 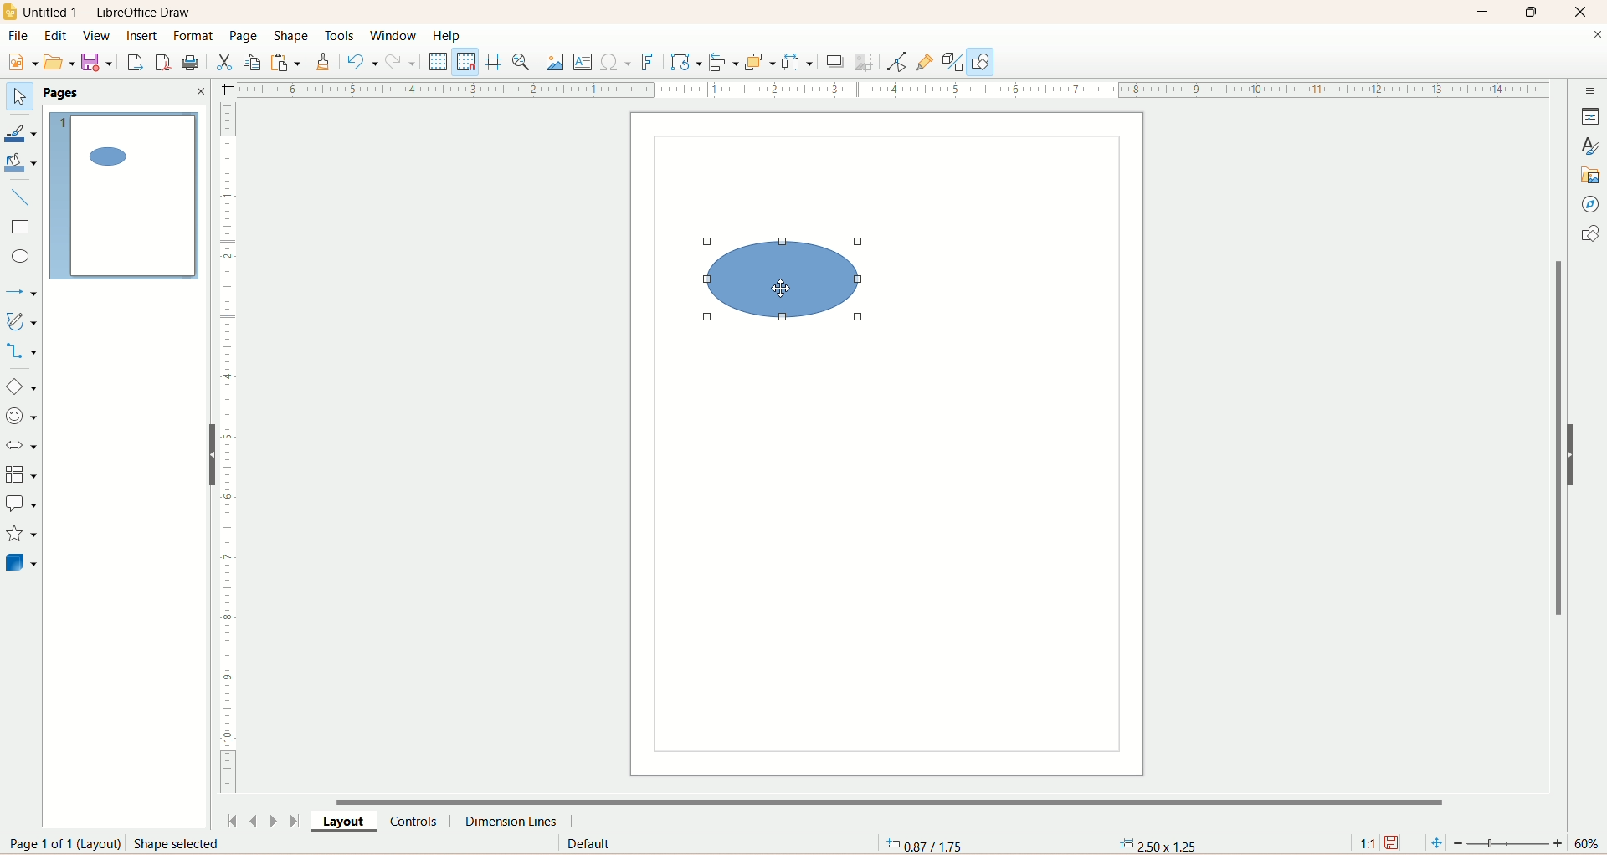 I want to click on zoom and pan, so click(x=525, y=64).